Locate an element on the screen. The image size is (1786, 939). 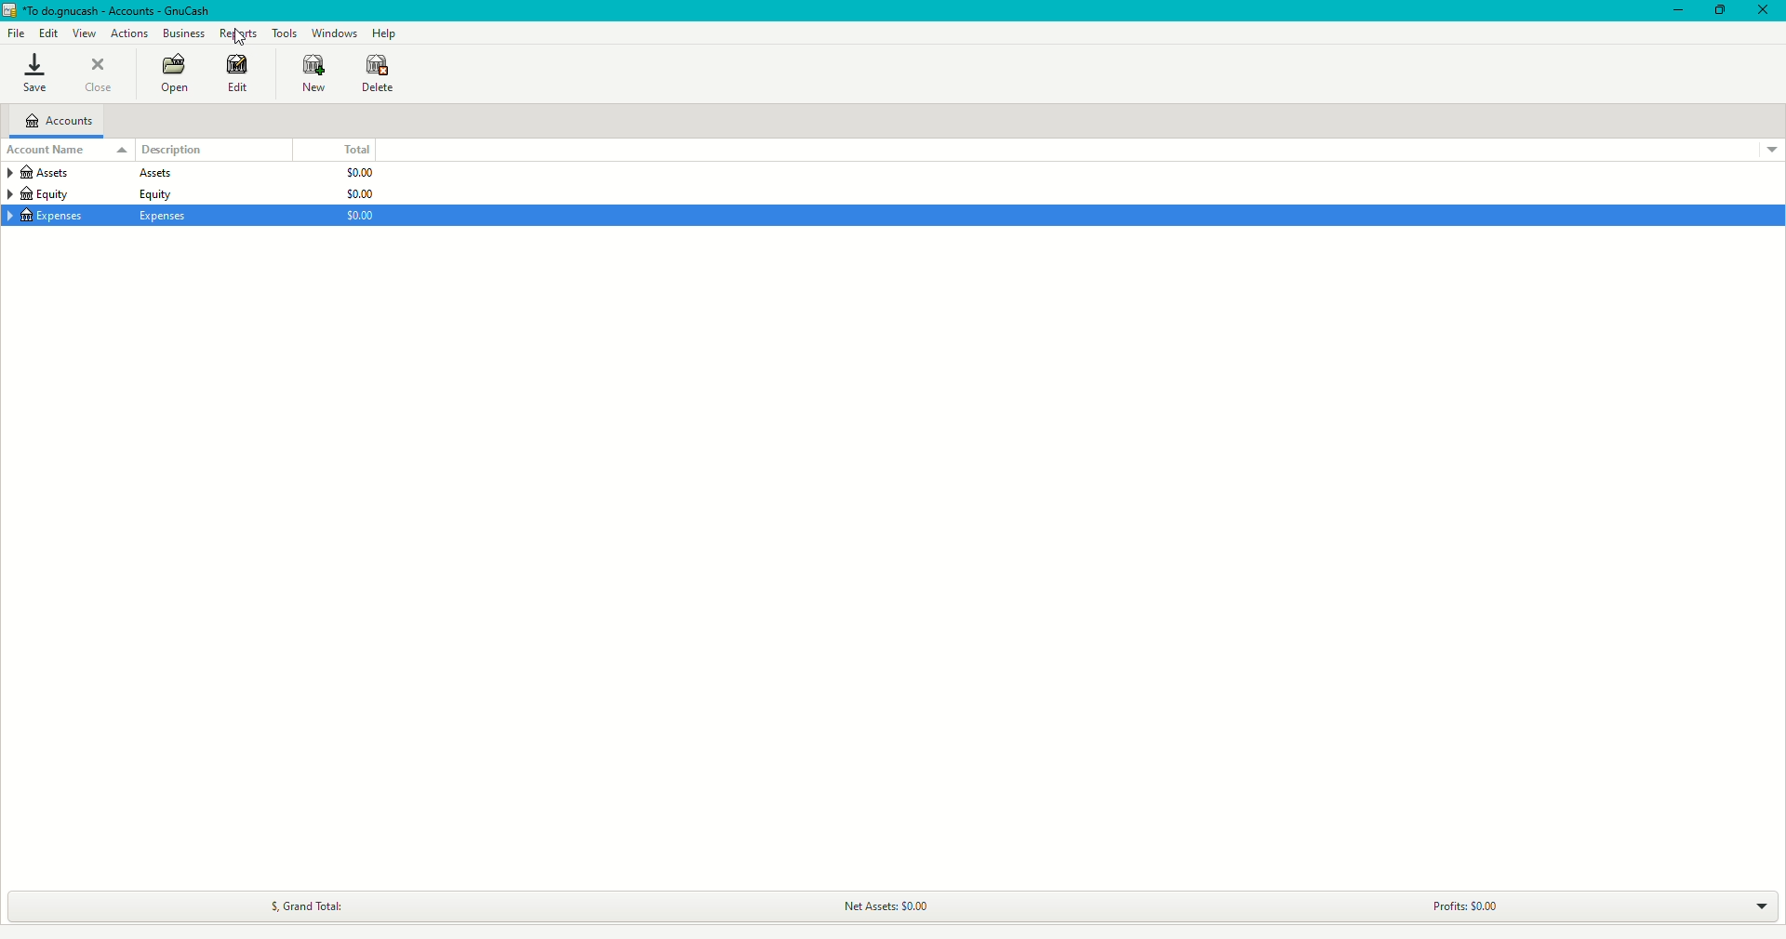
Net Assets is located at coordinates (890, 903).